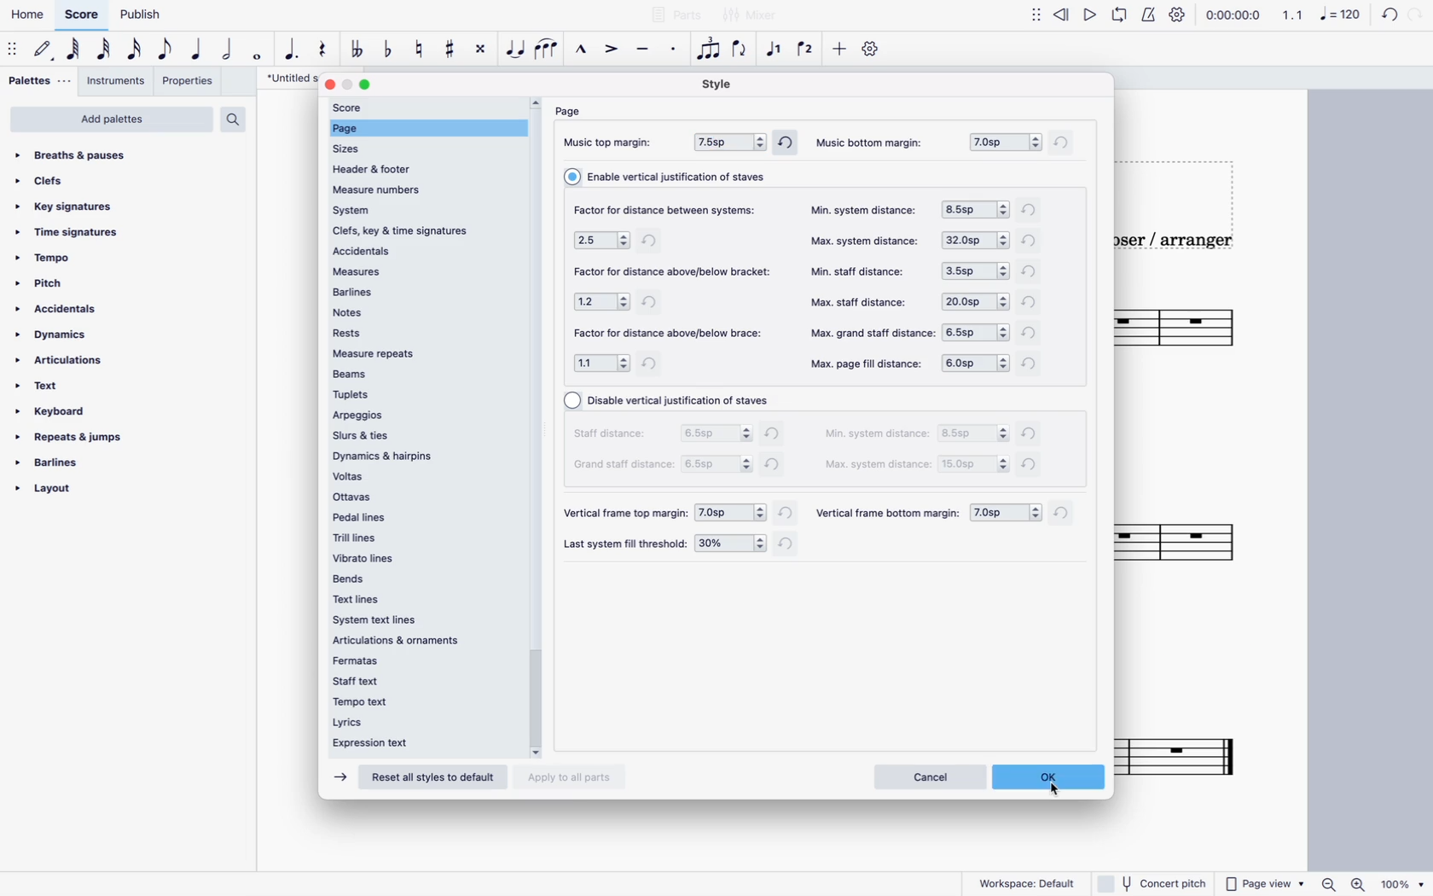 The image size is (1433, 896). Describe the element at coordinates (975, 300) in the screenshot. I see `options` at that location.